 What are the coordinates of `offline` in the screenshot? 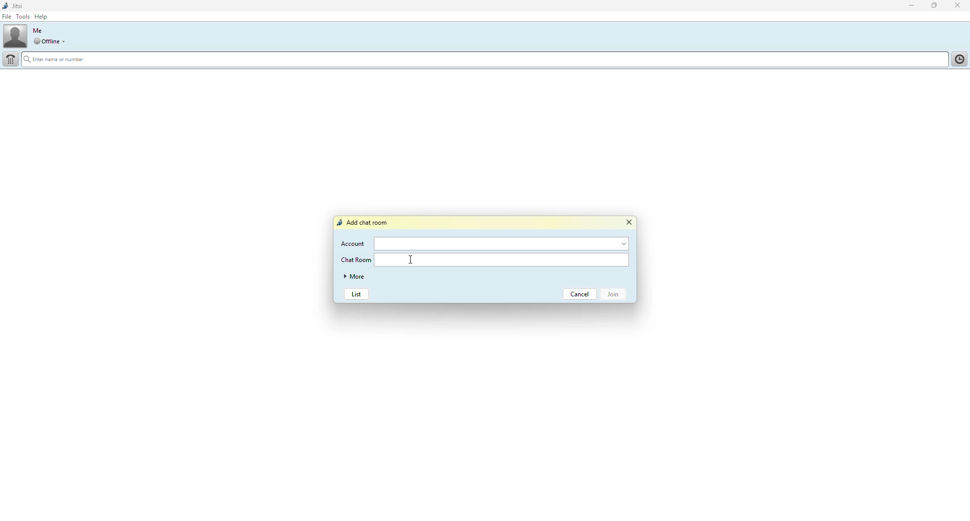 It's located at (45, 41).